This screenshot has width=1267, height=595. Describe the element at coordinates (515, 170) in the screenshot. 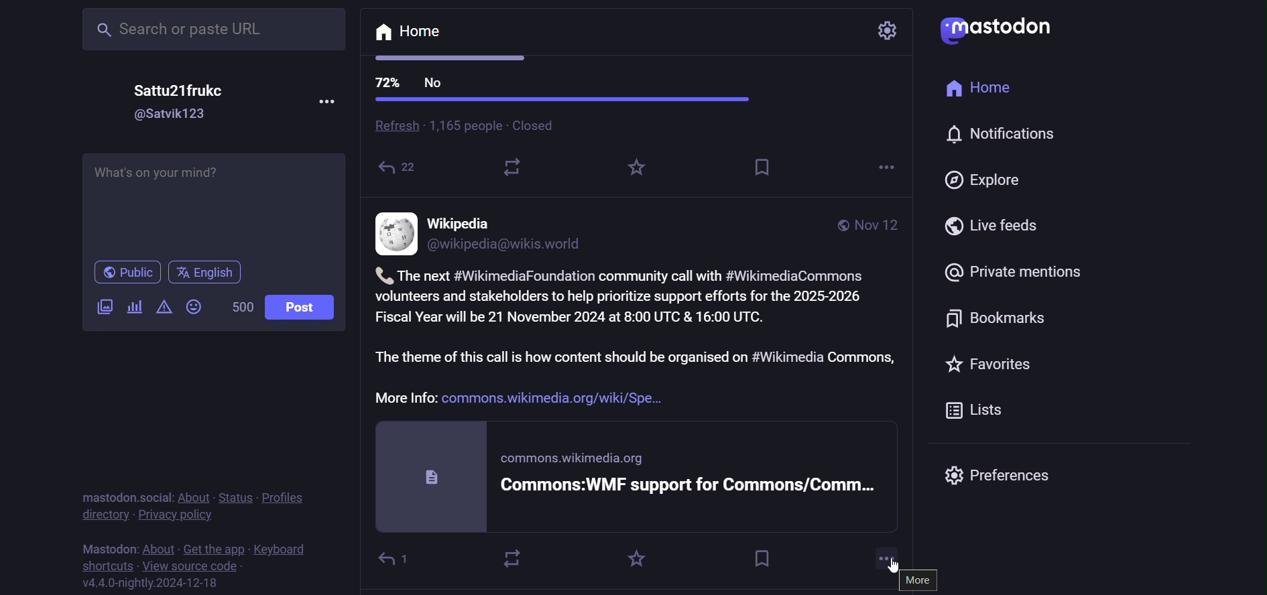

I see `reshare` at that location.